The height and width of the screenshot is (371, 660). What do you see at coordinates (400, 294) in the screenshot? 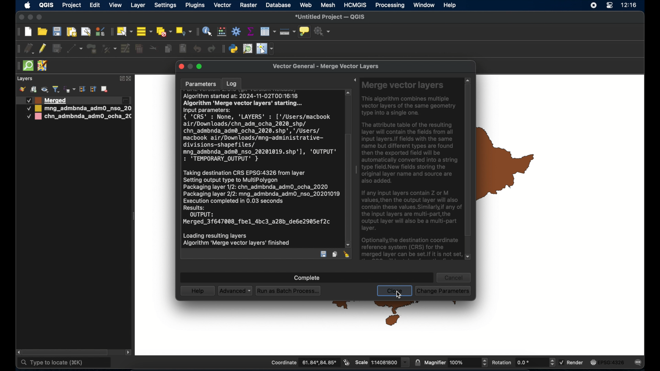
I see `cursor` at bounding box center [400, 294].